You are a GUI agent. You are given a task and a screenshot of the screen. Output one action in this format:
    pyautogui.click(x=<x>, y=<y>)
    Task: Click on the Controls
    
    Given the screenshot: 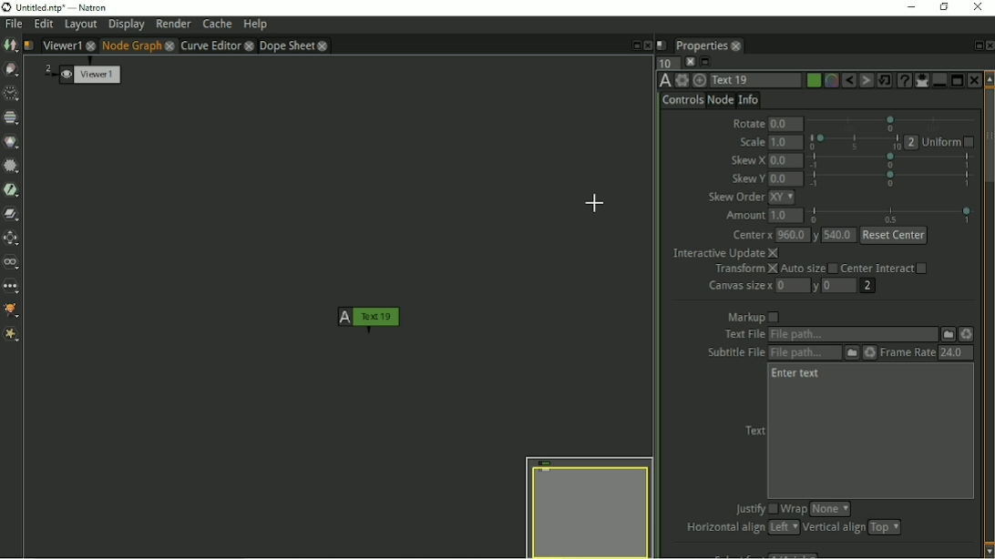 What is the action you would take?
    pyautogui.click(x=682, y=101)
    